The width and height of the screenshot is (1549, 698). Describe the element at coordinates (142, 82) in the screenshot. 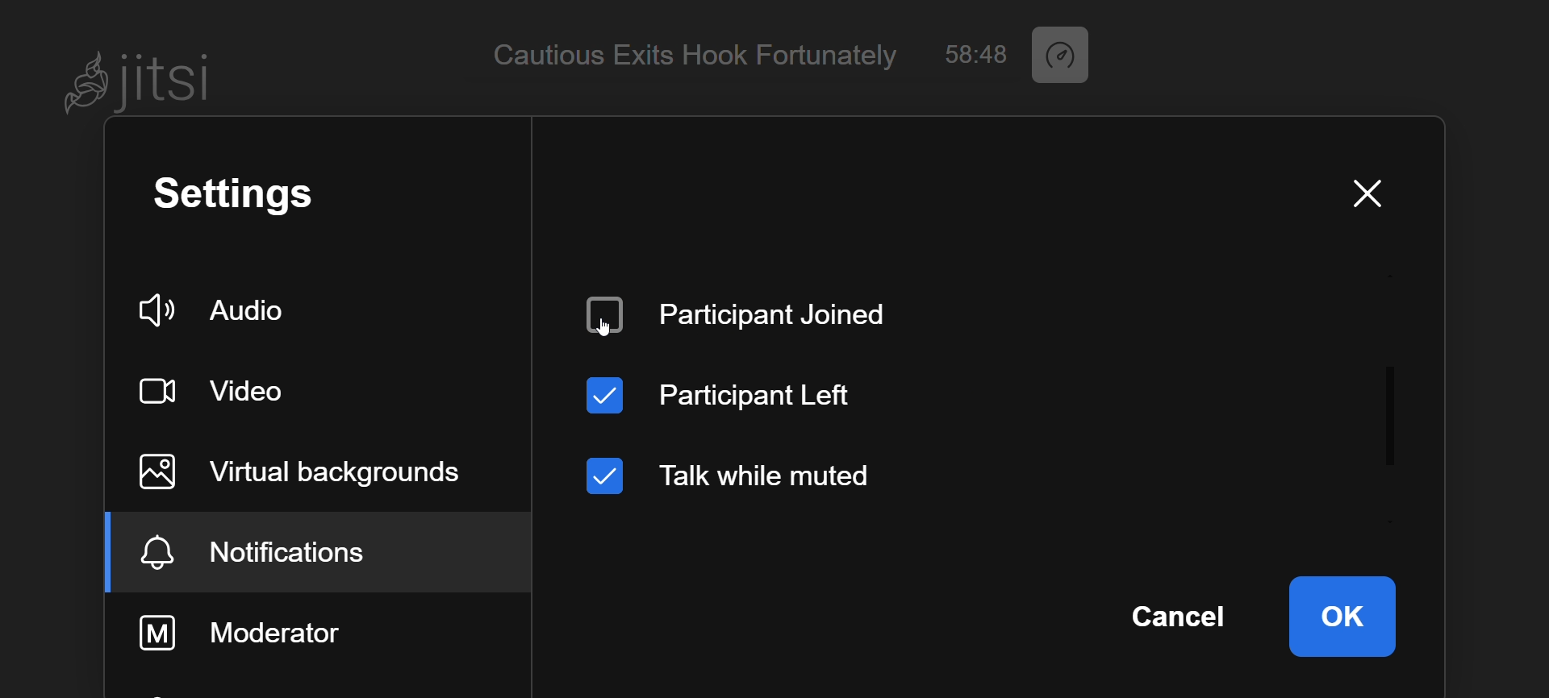

I see `Jitsi` at that location.